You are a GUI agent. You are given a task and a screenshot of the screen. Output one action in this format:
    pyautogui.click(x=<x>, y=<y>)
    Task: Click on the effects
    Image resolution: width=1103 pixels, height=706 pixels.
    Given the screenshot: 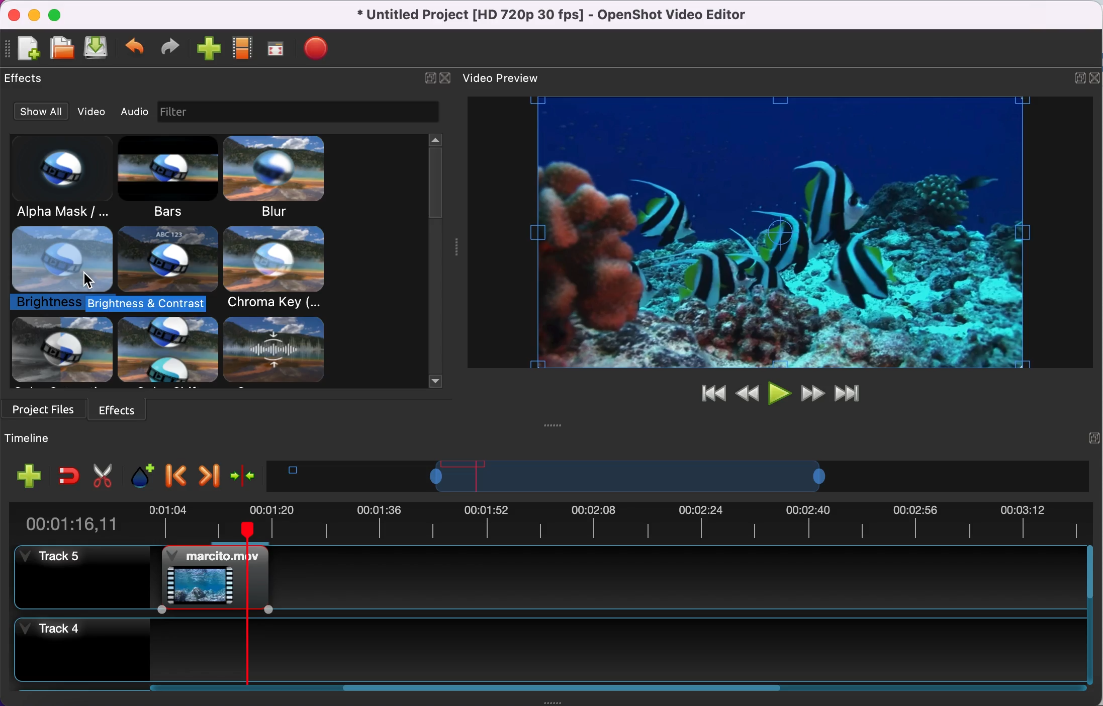 What is the action you would take?
    pyautogui.click(x=120, y=408)
    